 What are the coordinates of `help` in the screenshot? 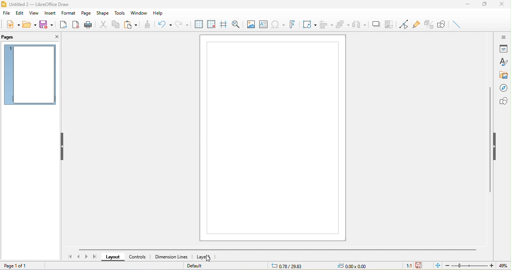 It's located at (158, 13).